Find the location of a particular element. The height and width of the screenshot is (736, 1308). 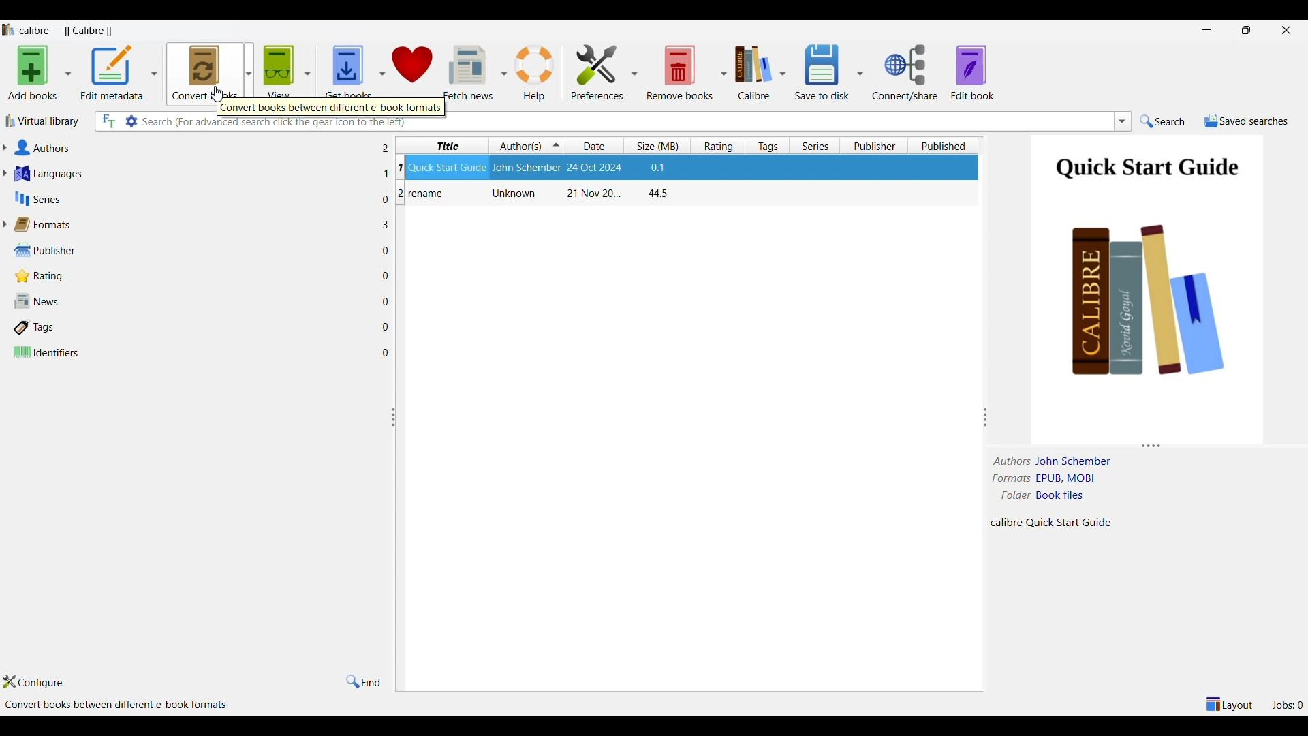

formats is located at coordinates (1012, 478).